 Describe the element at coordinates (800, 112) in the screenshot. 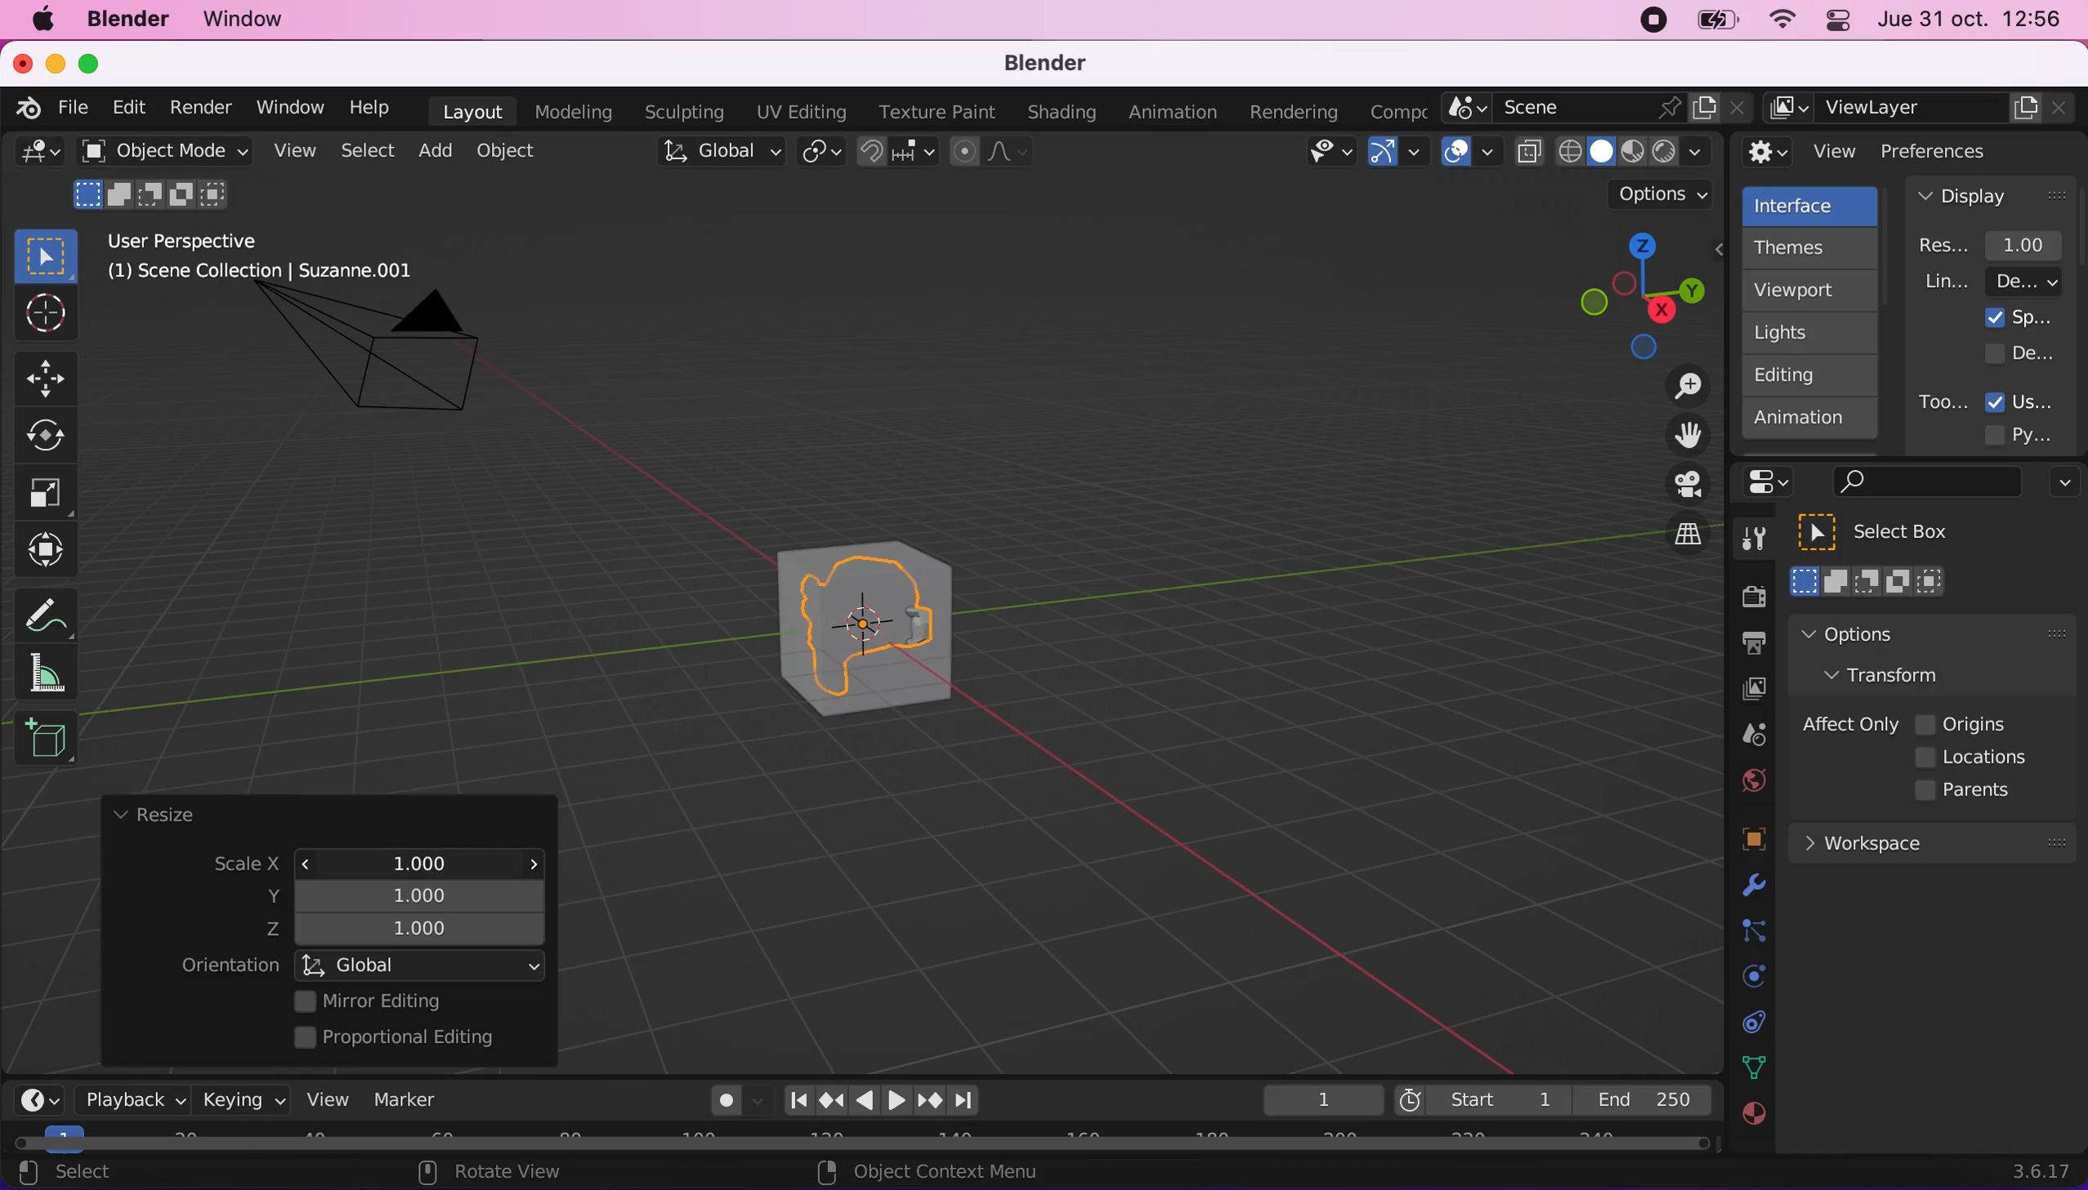

I see `uv editing` at that location.